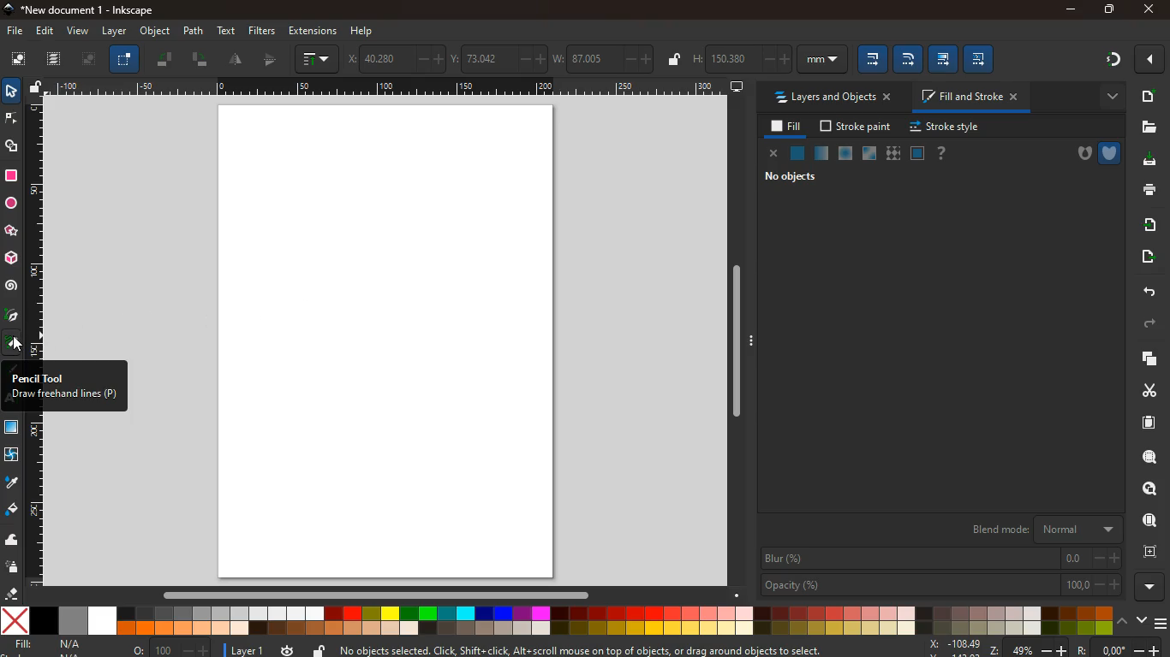  What do you see at coordinates (1105, 9) in the screenshot?
I see `maximize` at bounding box center [1105, 9].